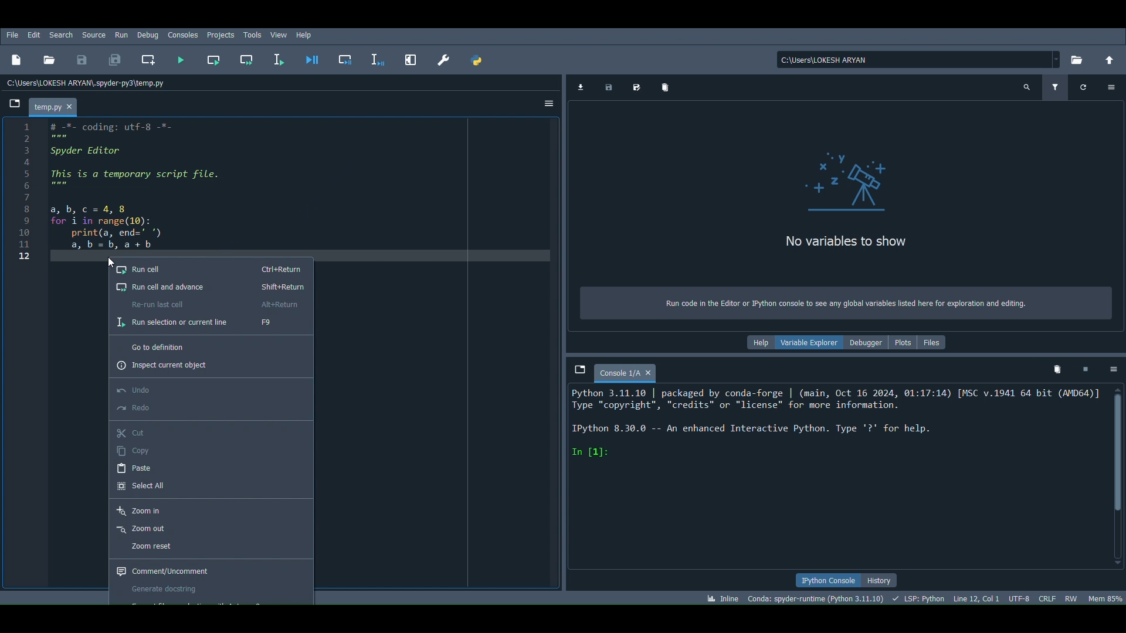 This screenshot has height=633, width=1126. I want to click on Remove all variables, so click(666, 87).